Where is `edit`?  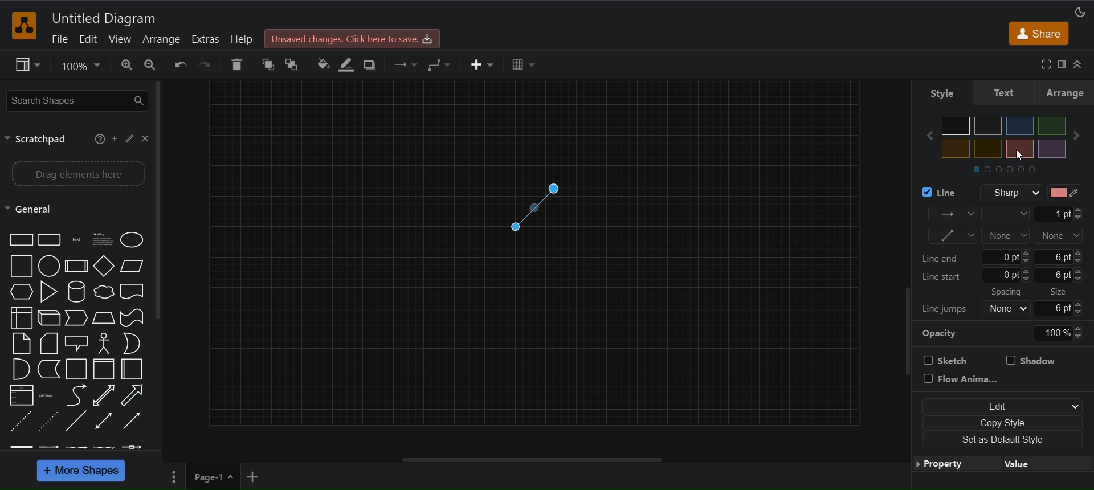
edit is located at coordinates (130, 137).